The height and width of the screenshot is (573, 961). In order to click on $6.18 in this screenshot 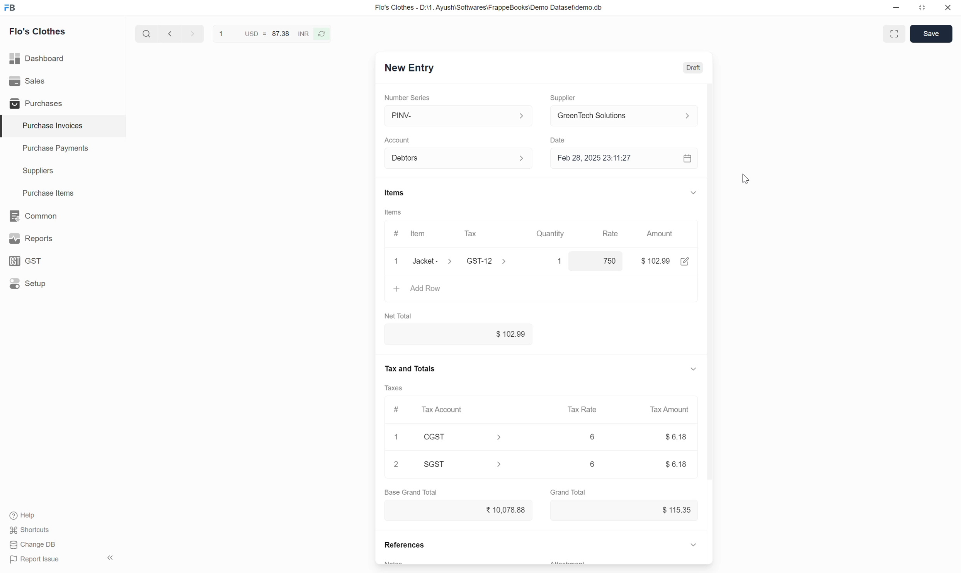, I will do `click(676, 436)`.